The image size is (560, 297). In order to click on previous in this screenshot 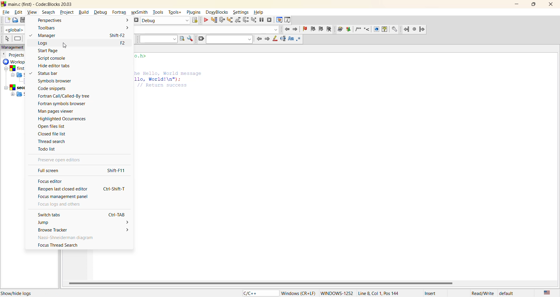, I will do `click(3, 54)`.